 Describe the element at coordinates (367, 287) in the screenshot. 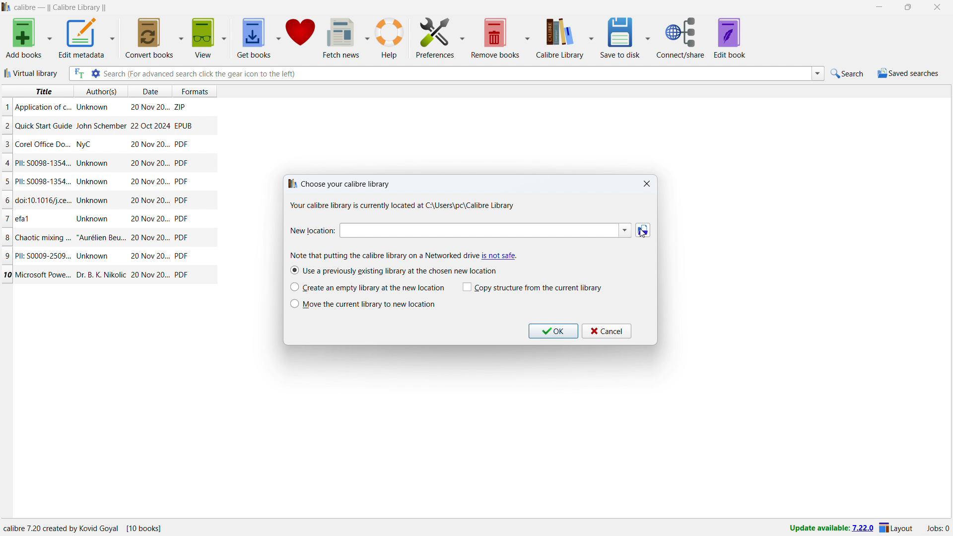

I see `create an empty library at the new location` at that location.